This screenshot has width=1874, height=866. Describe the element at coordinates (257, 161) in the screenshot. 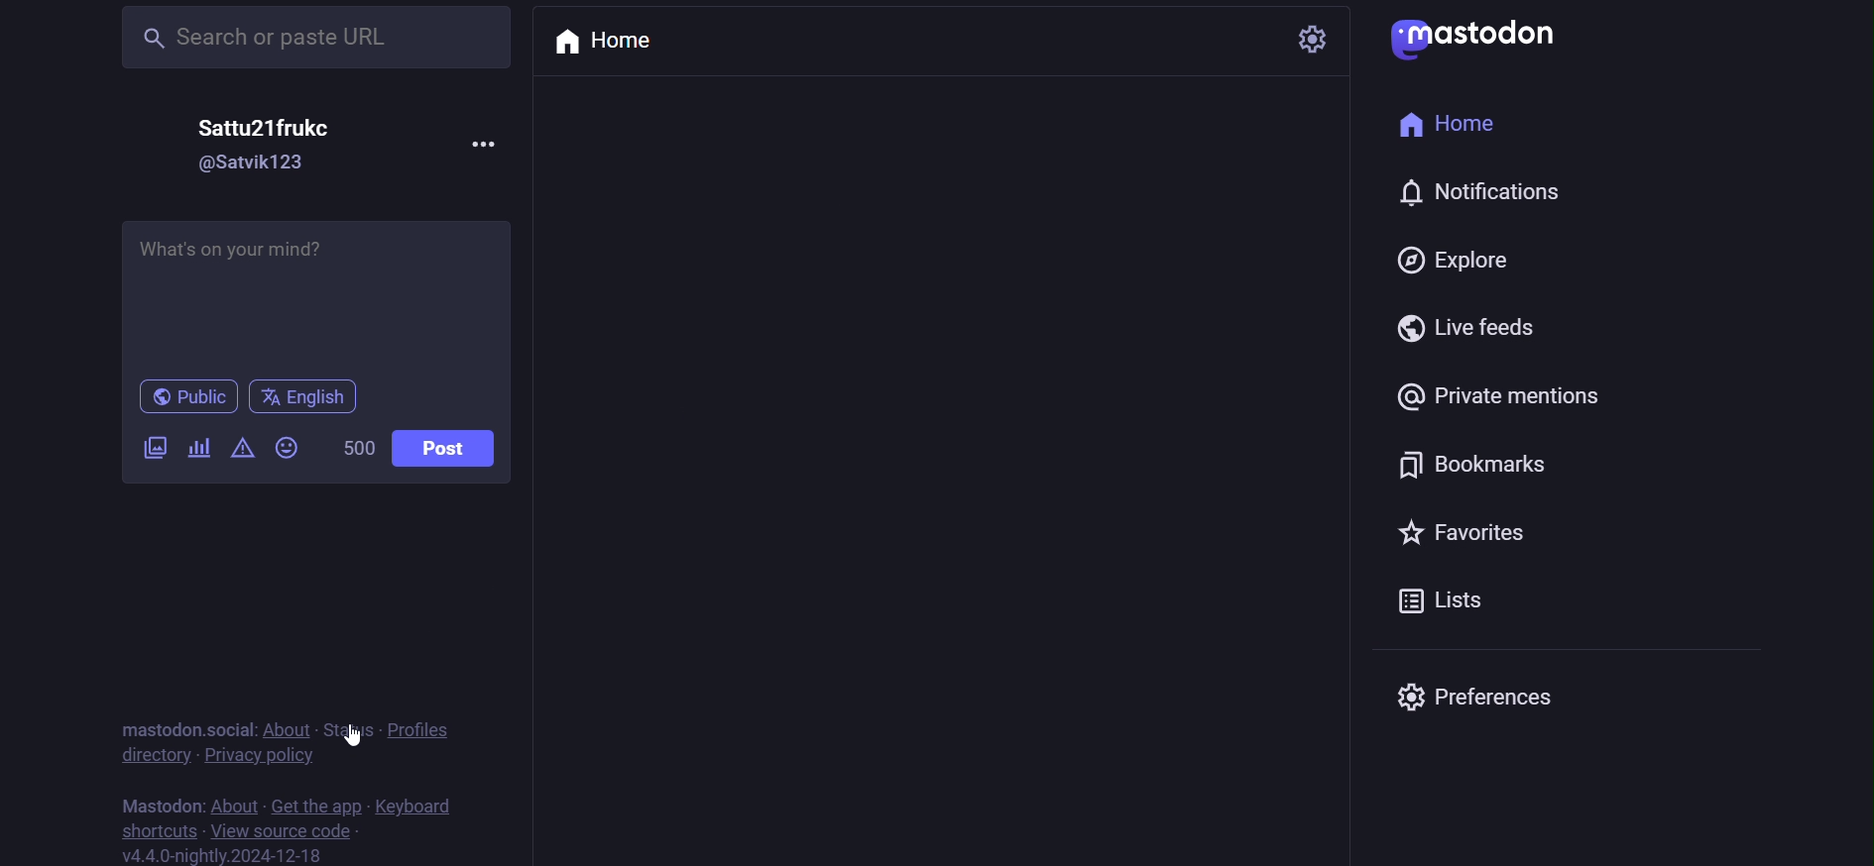

I see `id` at that location.